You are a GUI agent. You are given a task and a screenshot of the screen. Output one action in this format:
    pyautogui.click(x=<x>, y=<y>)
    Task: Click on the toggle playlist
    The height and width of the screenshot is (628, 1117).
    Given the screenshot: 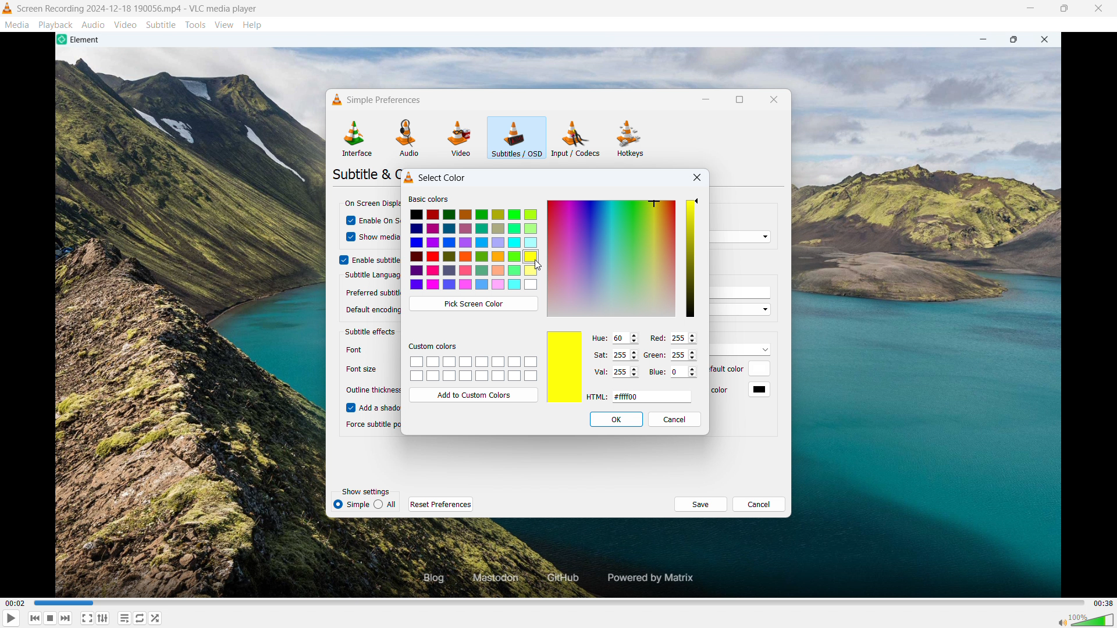 What is the action you would take?
    pyautogui.click(x=124, y=618)
    